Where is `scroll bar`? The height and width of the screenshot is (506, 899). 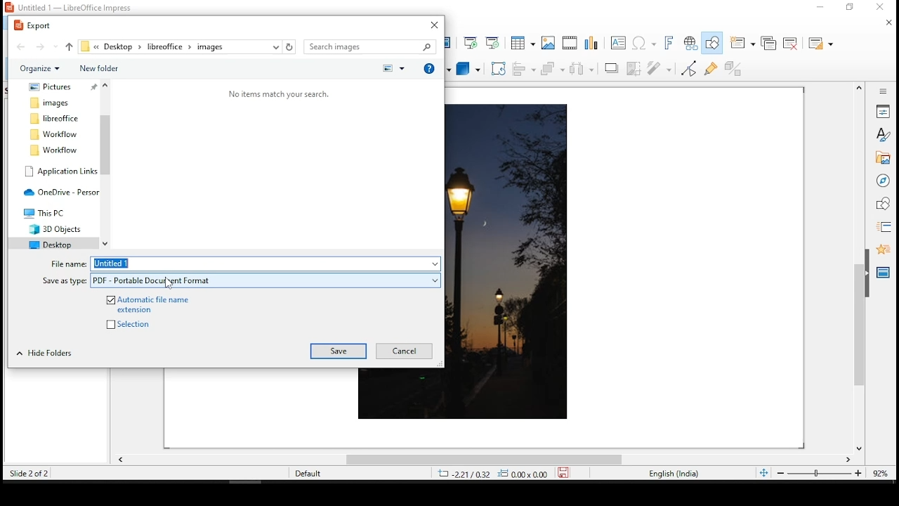 scroll bar is located at coordinates (482, 462).